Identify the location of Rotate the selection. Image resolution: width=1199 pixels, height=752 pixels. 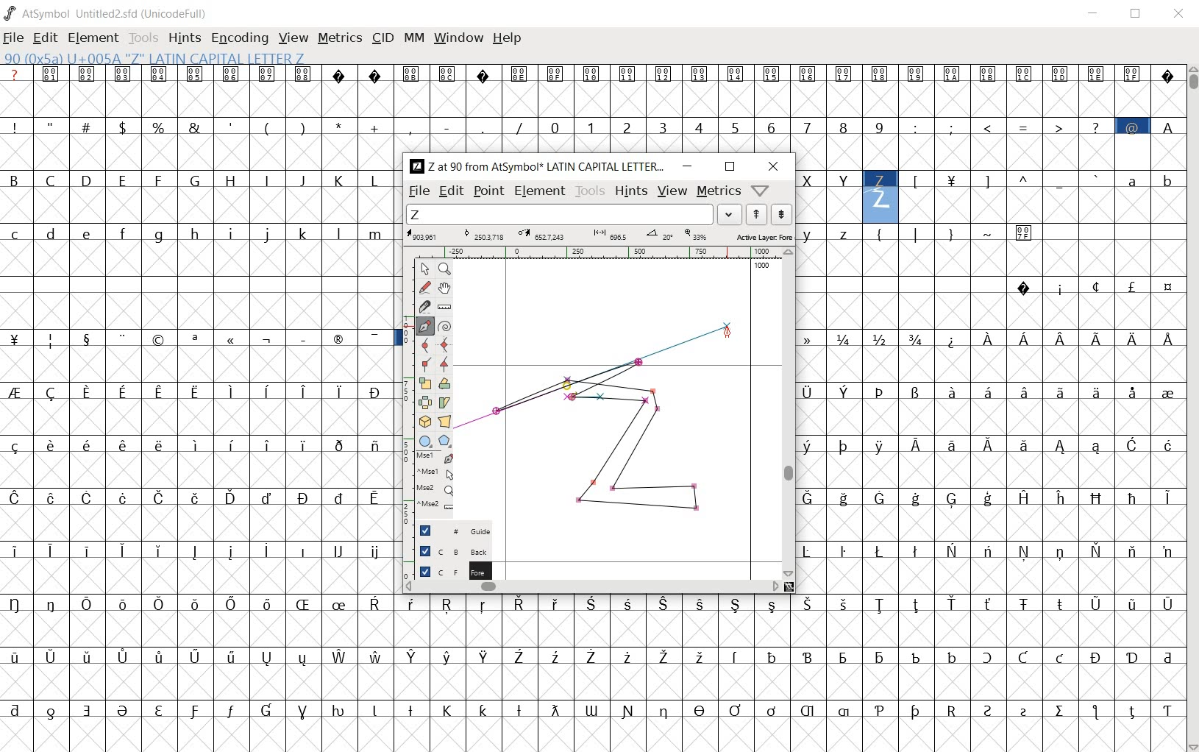
(444, 385).